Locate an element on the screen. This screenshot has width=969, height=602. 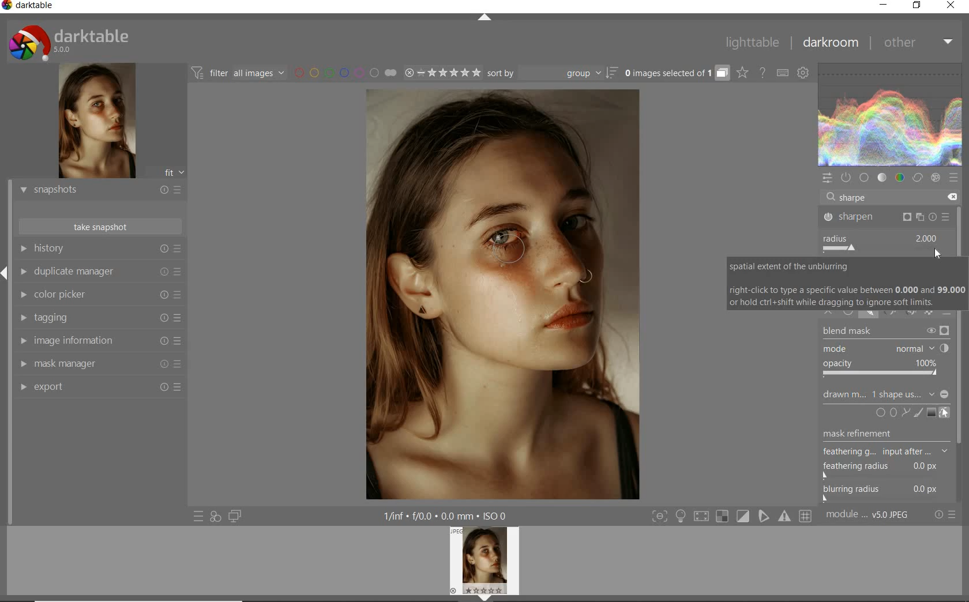
quick access panel is located at coordinates (828, 178).